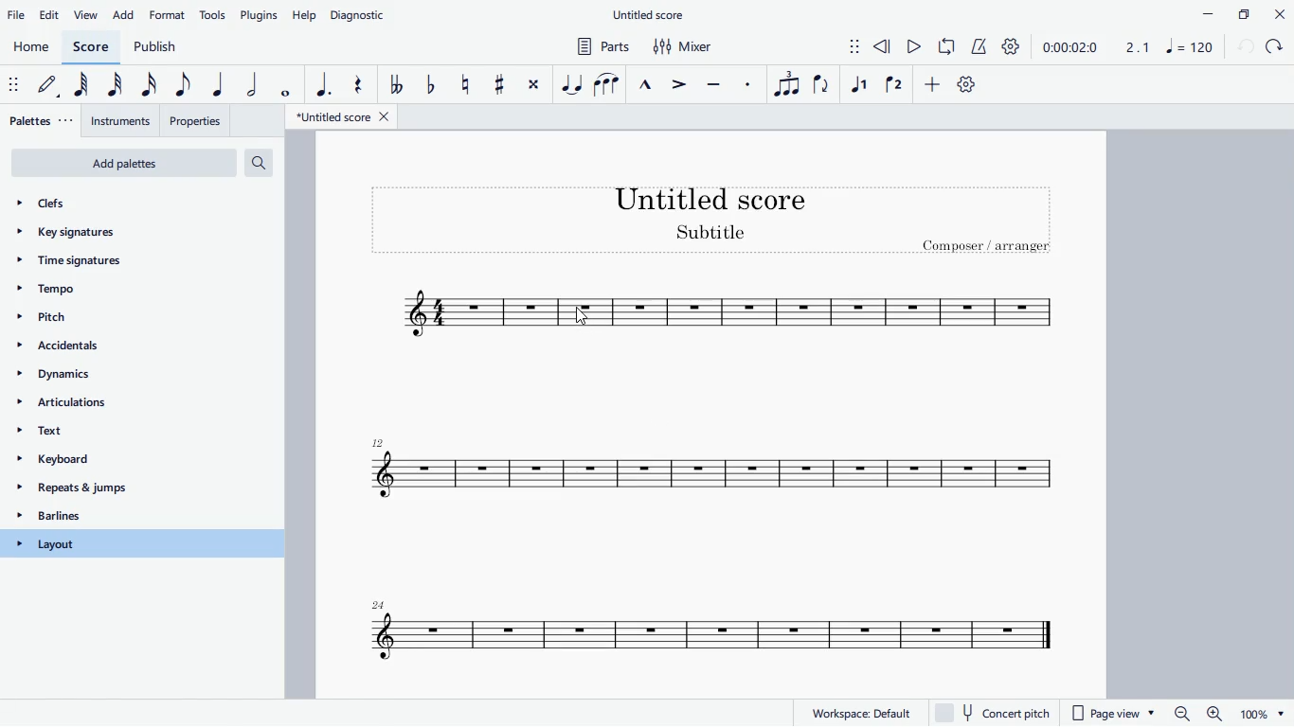  Describe the element at coordinates (182, 86) in the screenshot. I see `eighth note` at that location.